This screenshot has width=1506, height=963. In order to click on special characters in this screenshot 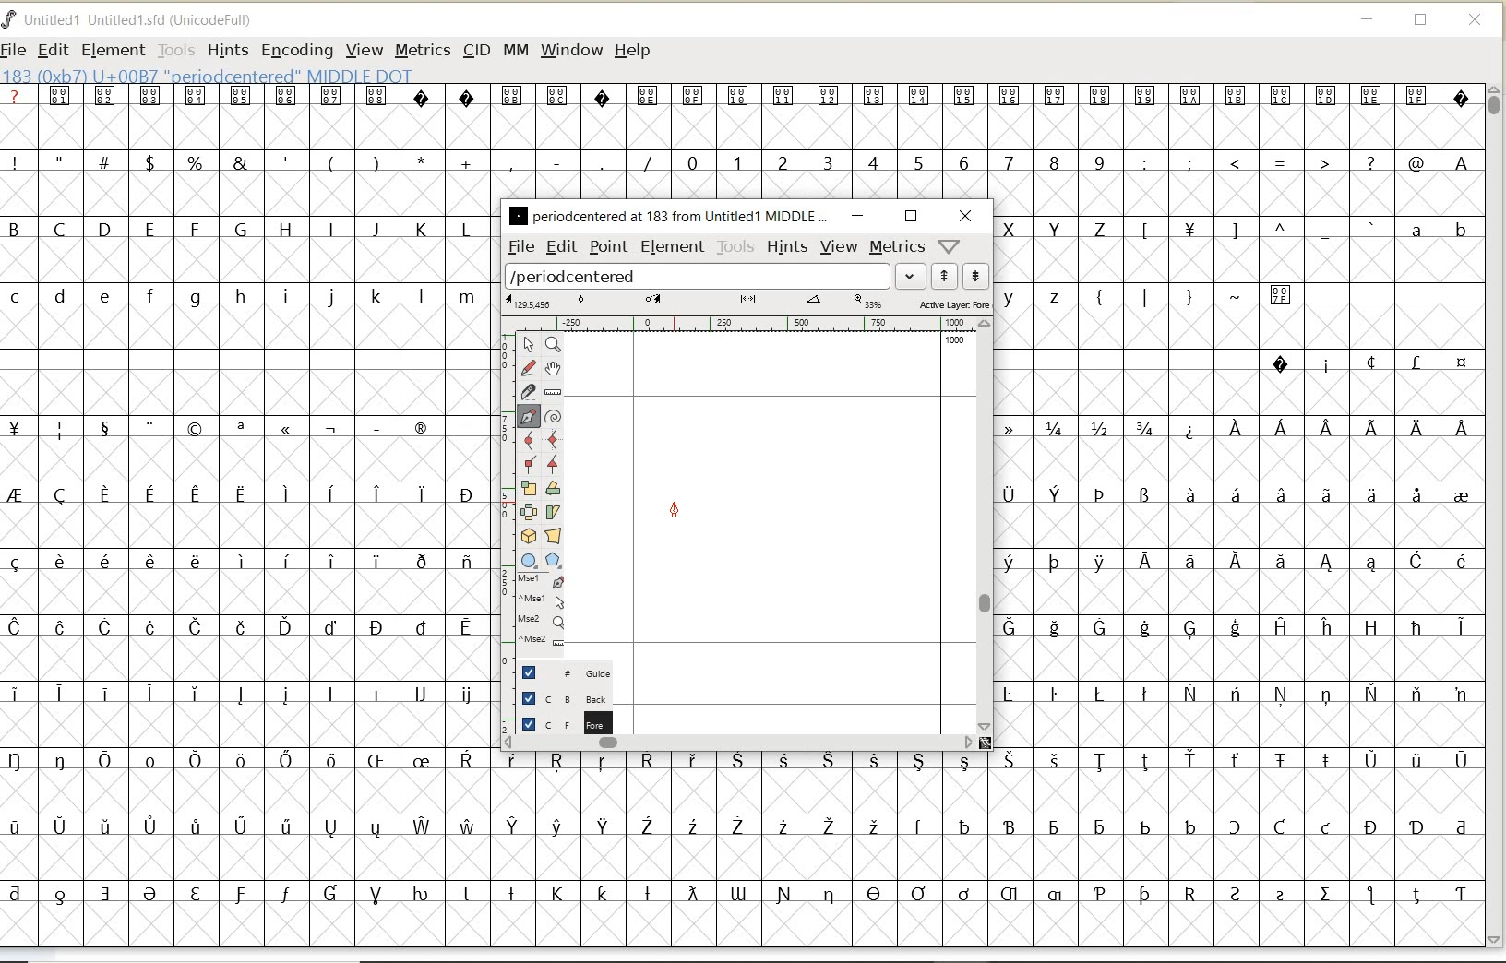, I will do `click(1216, 303)`.